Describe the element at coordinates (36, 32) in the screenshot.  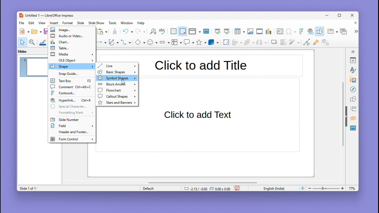
I see `Open` at that location.